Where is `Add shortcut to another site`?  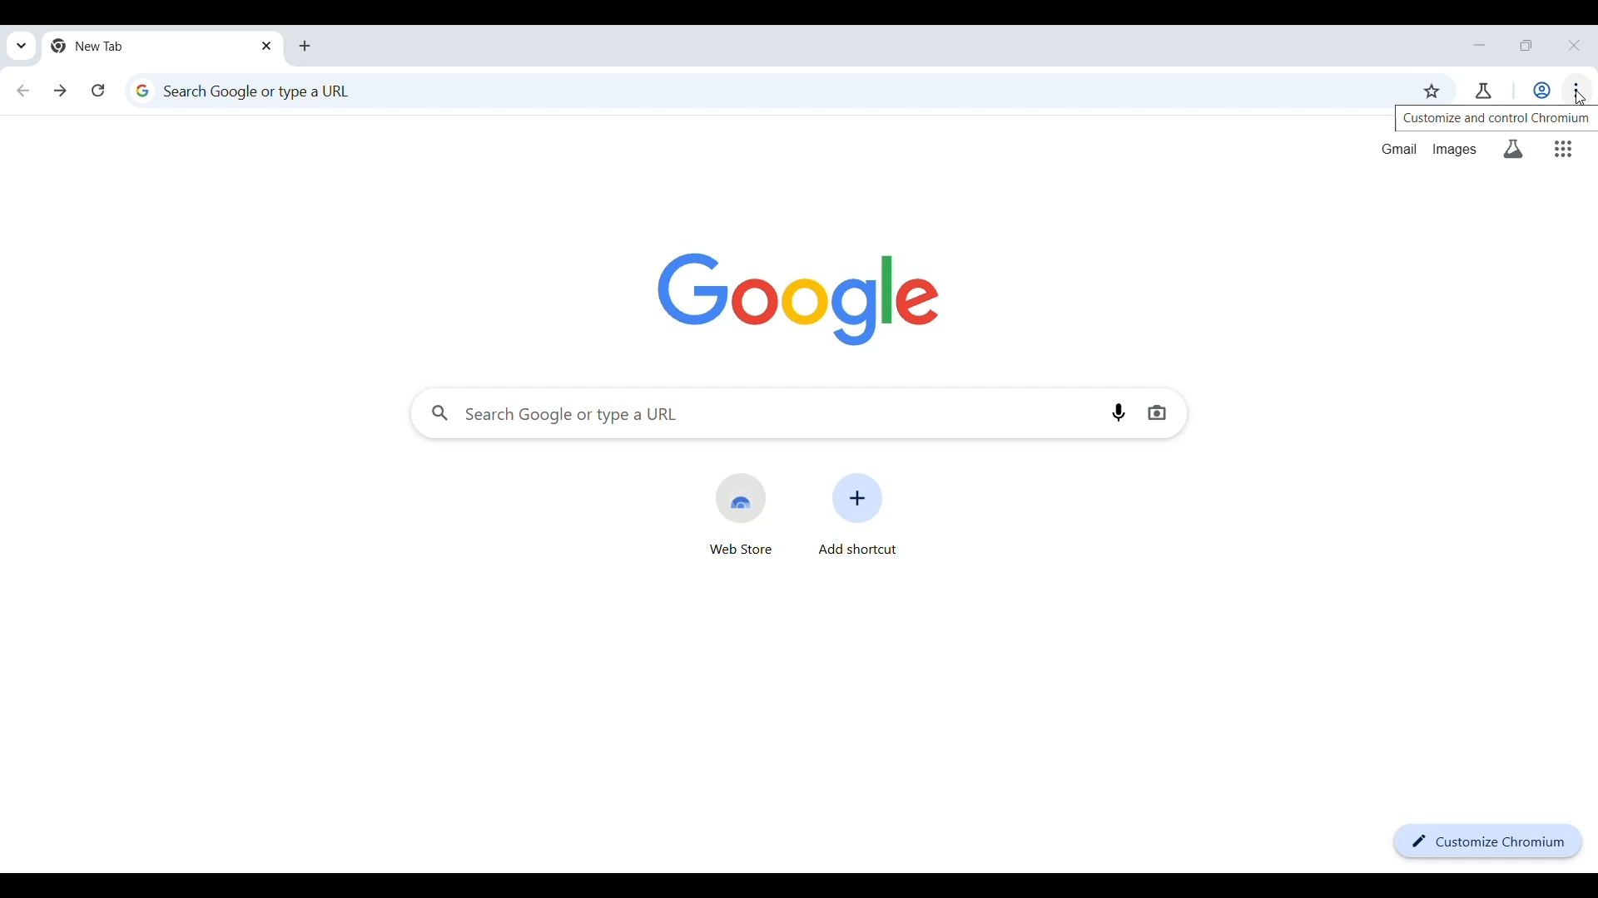 Add shortcut to another site is located at coordinates (858, 514).